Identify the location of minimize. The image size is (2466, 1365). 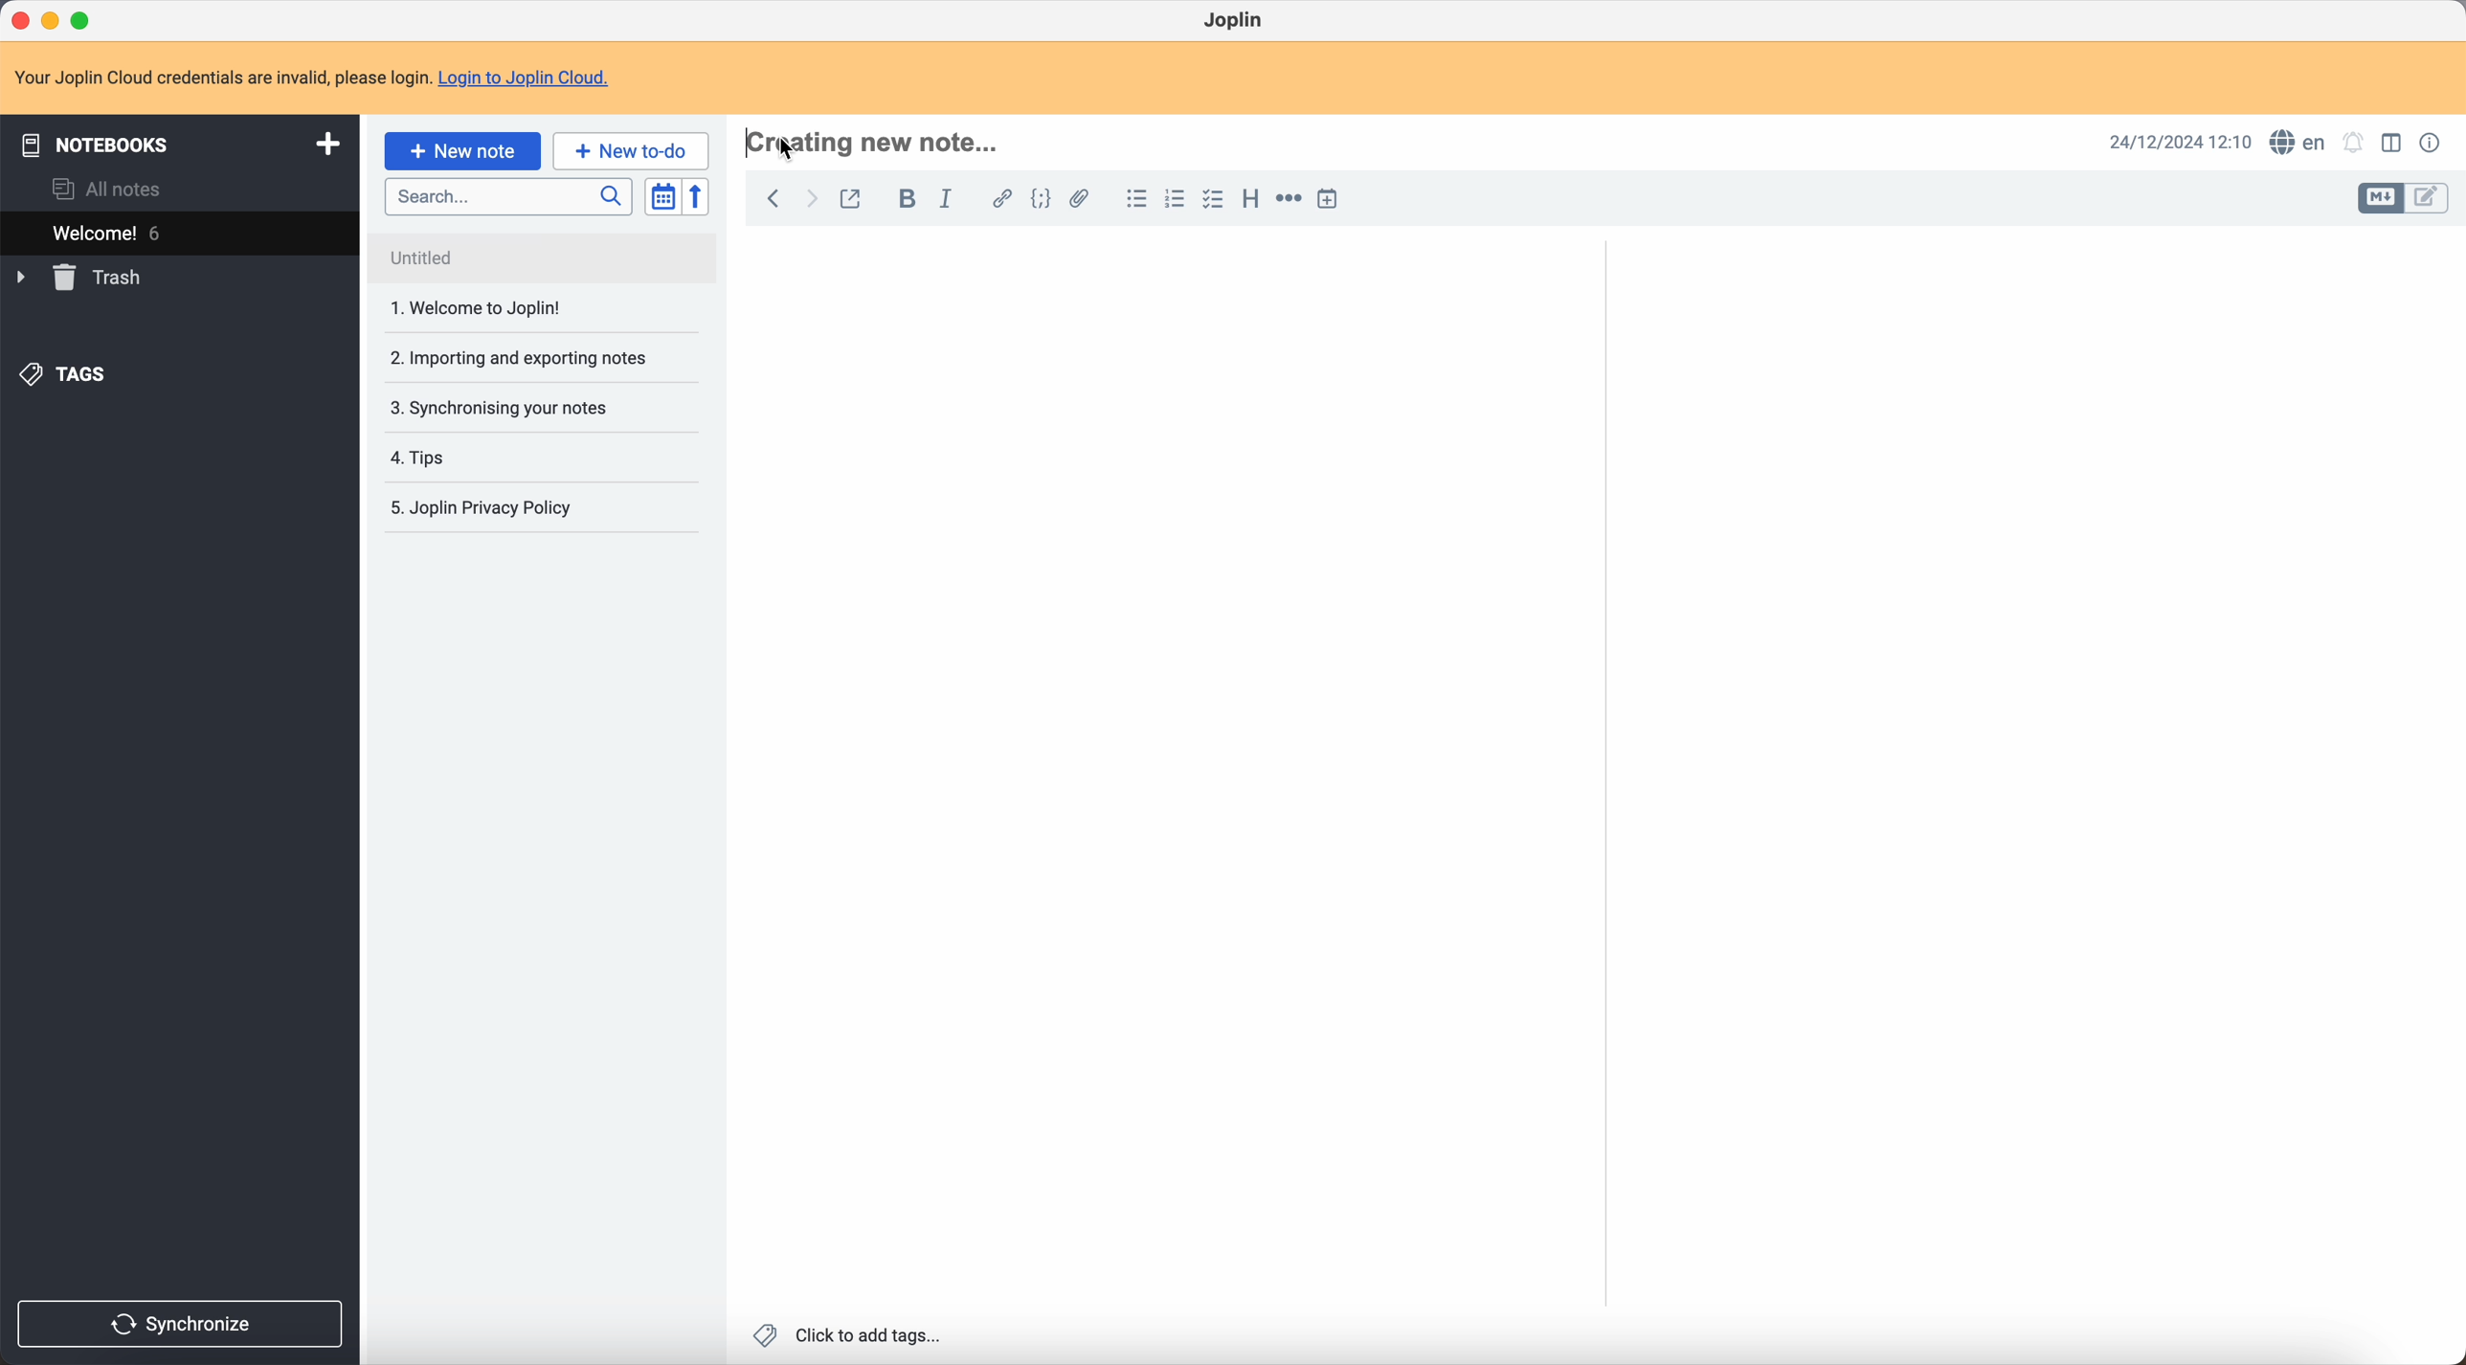
(55, 21).